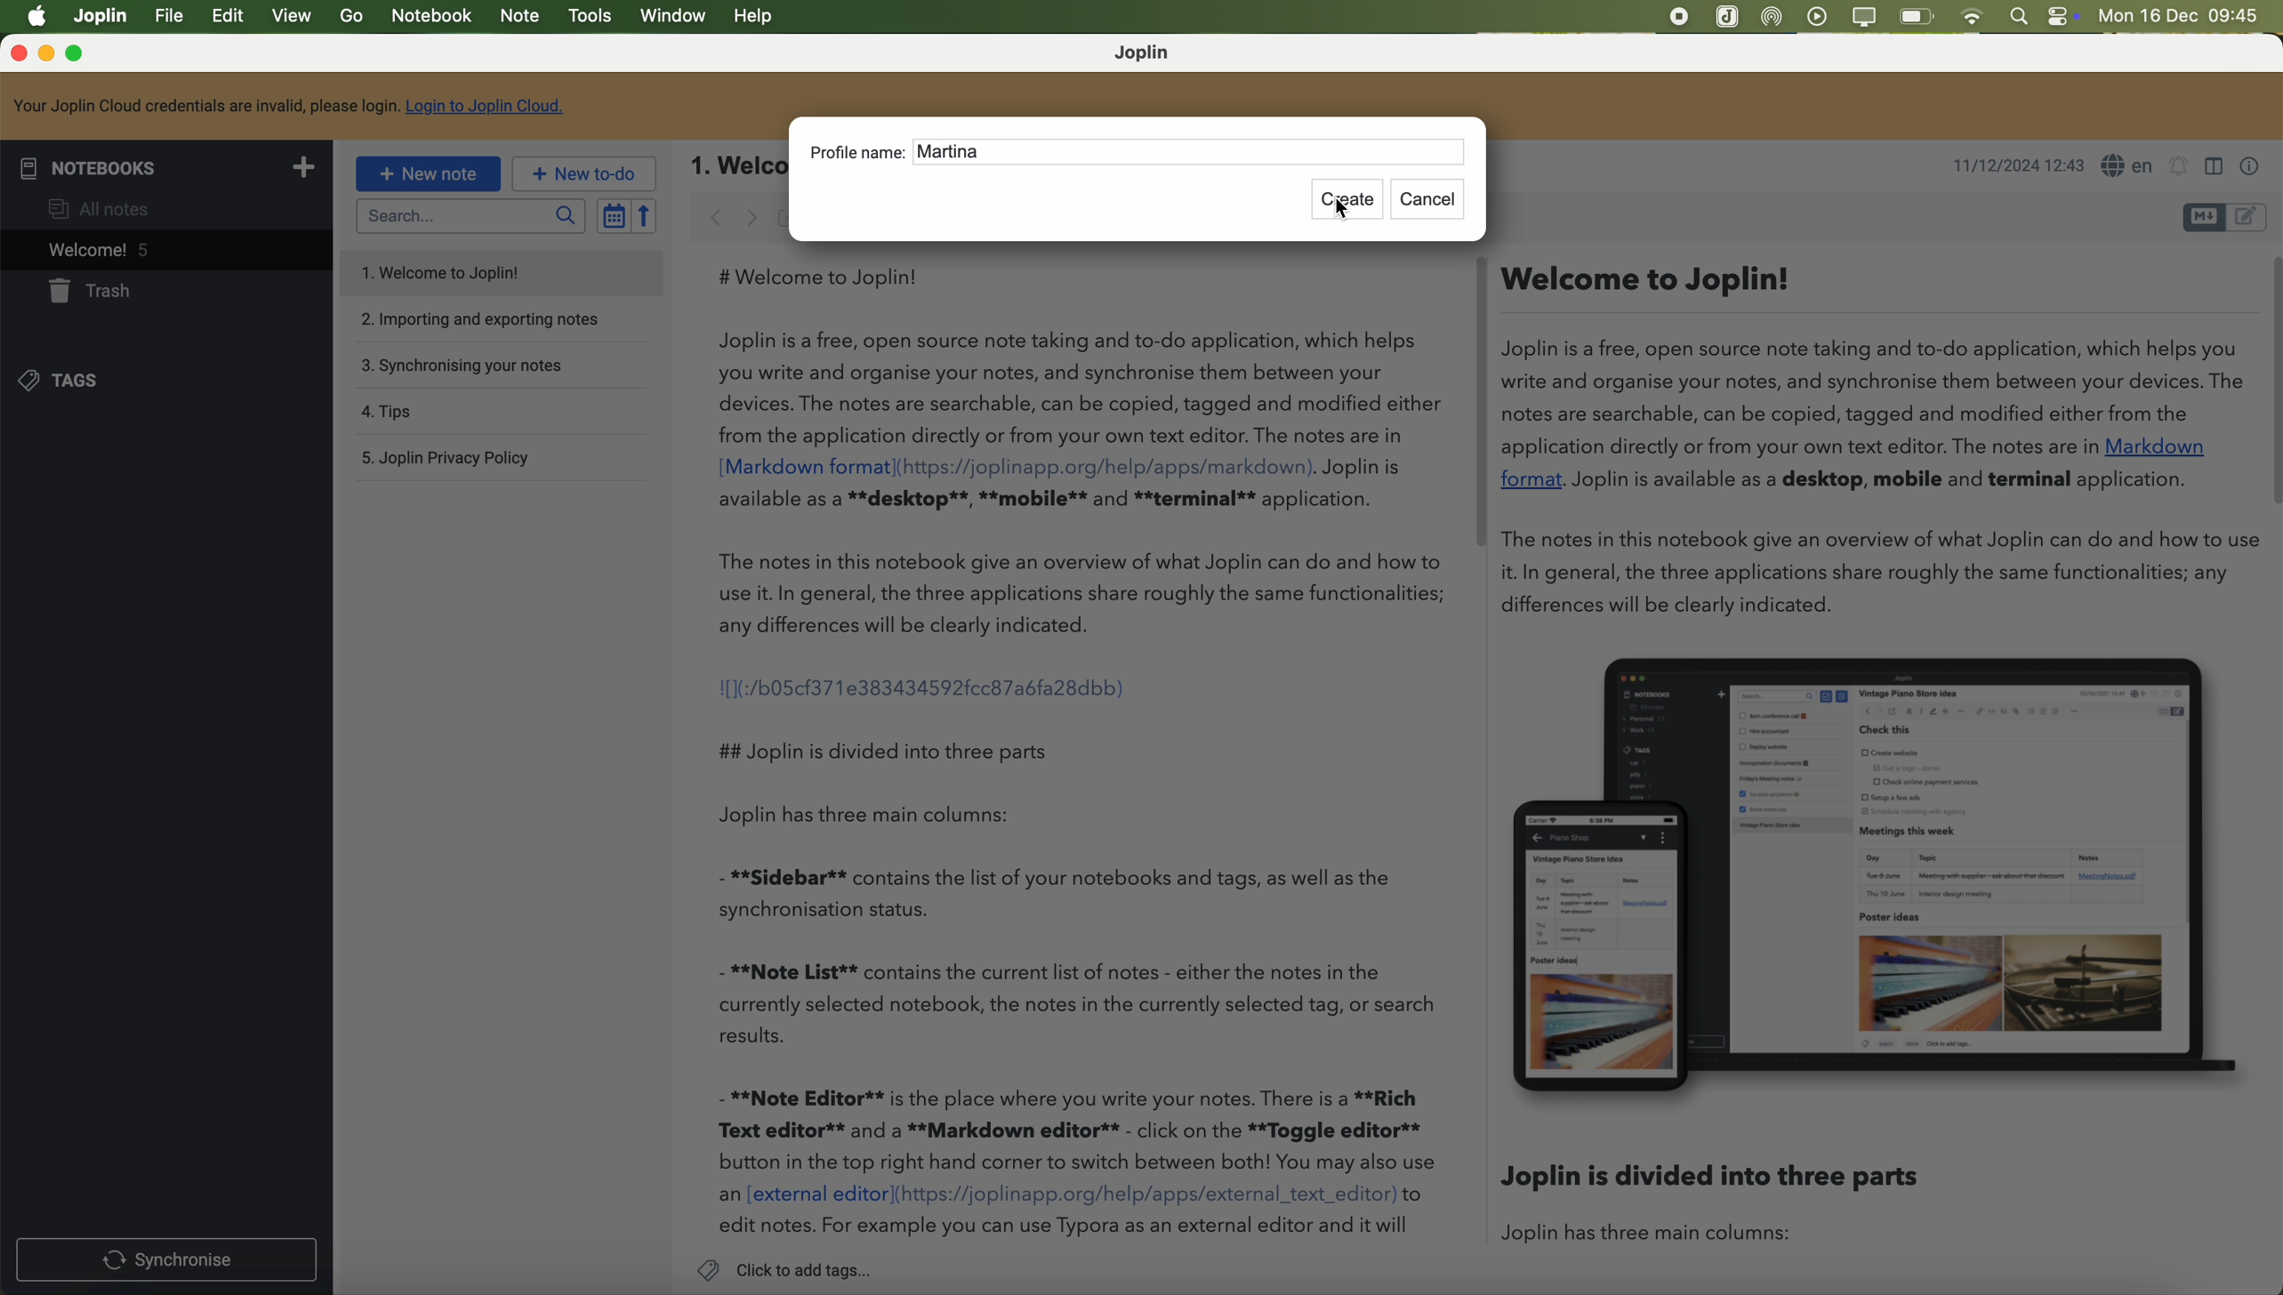  Describe the element at coordinates (94, 292) in the screenshot. I see `trash` at that location.